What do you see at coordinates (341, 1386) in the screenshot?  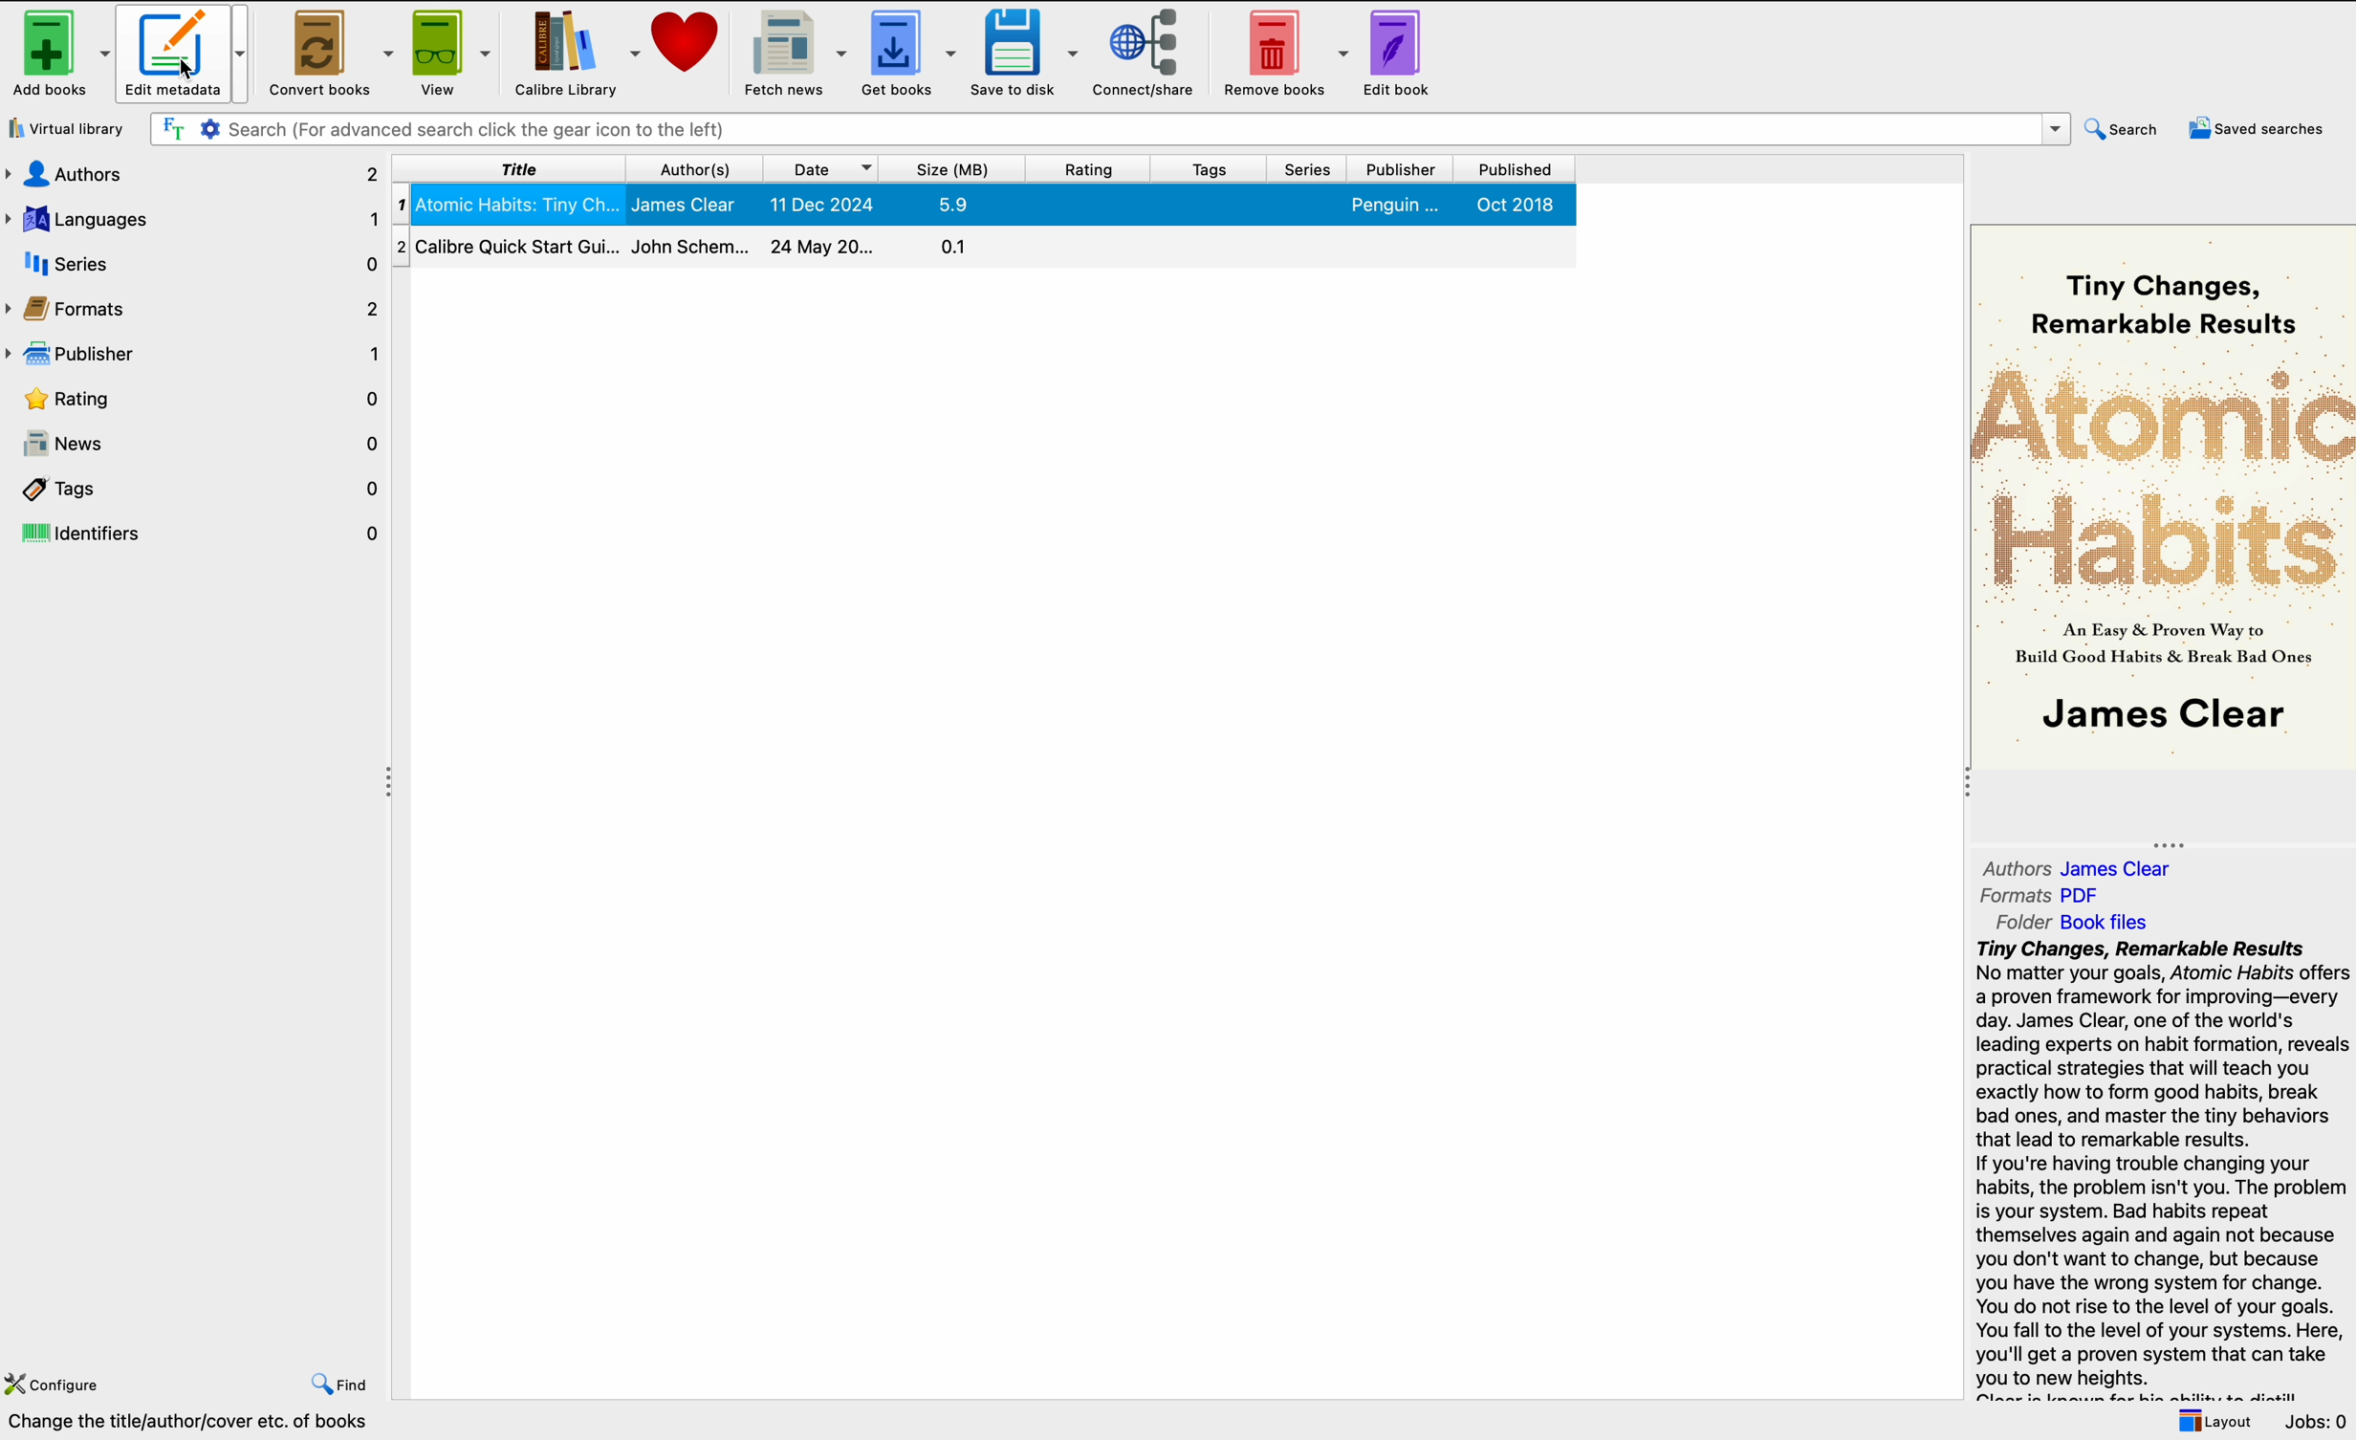 I see `find` at bounding box center [341, 1386].